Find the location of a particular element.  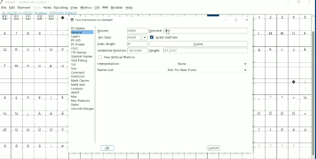

Letter info is located at coordinates (41, 13).